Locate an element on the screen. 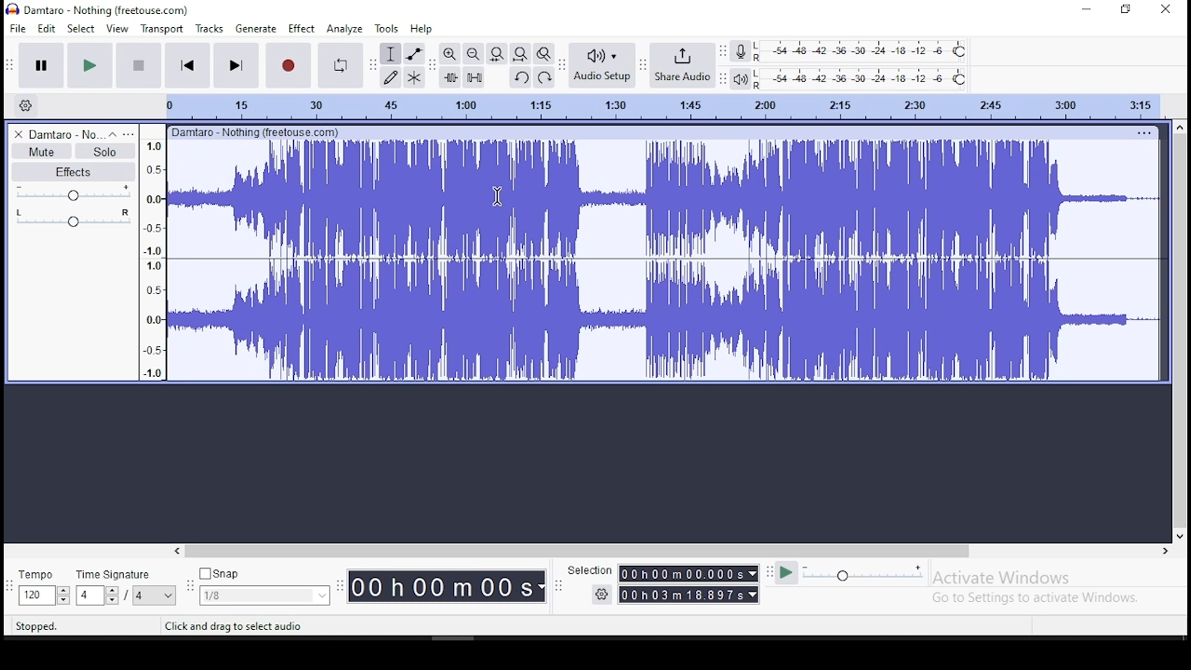 The width and height of the screenshot is (1191, 670). help is located at coordinates (421, 28).